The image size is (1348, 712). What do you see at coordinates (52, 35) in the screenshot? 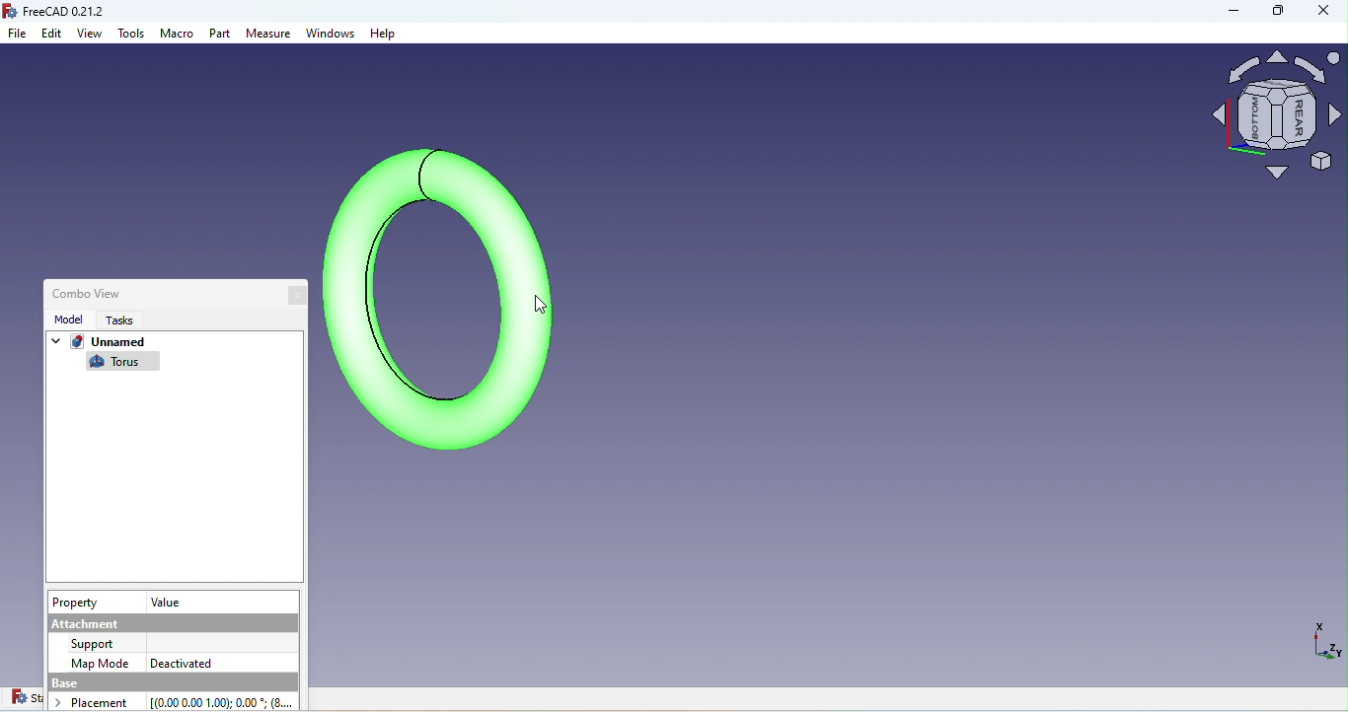
I see `Edit` at bounding box center [52, 35].